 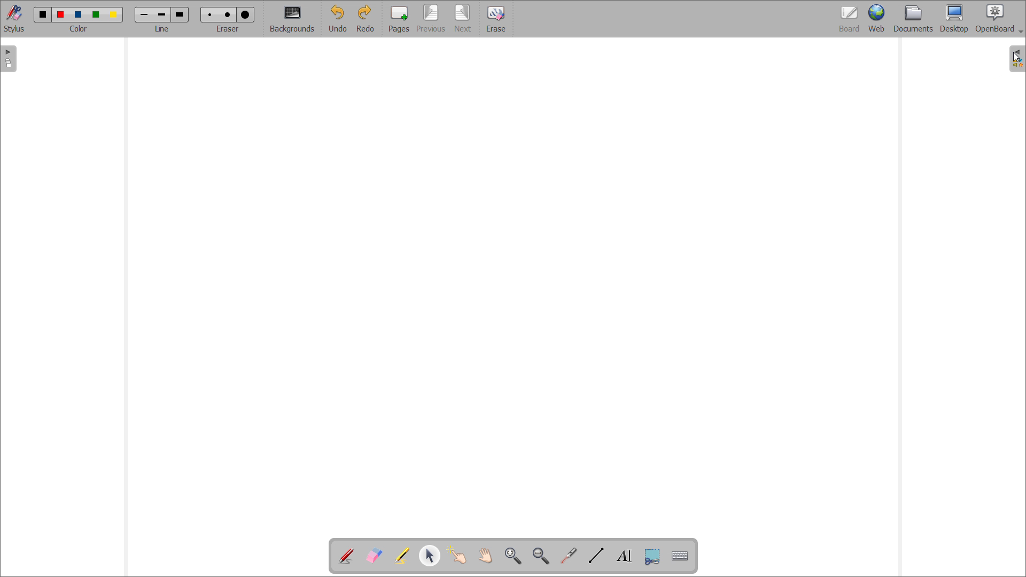 What do you see at coordinates (429, 556) in the screenshot?
I see `select and modify object` at bounding box center [429, 556].